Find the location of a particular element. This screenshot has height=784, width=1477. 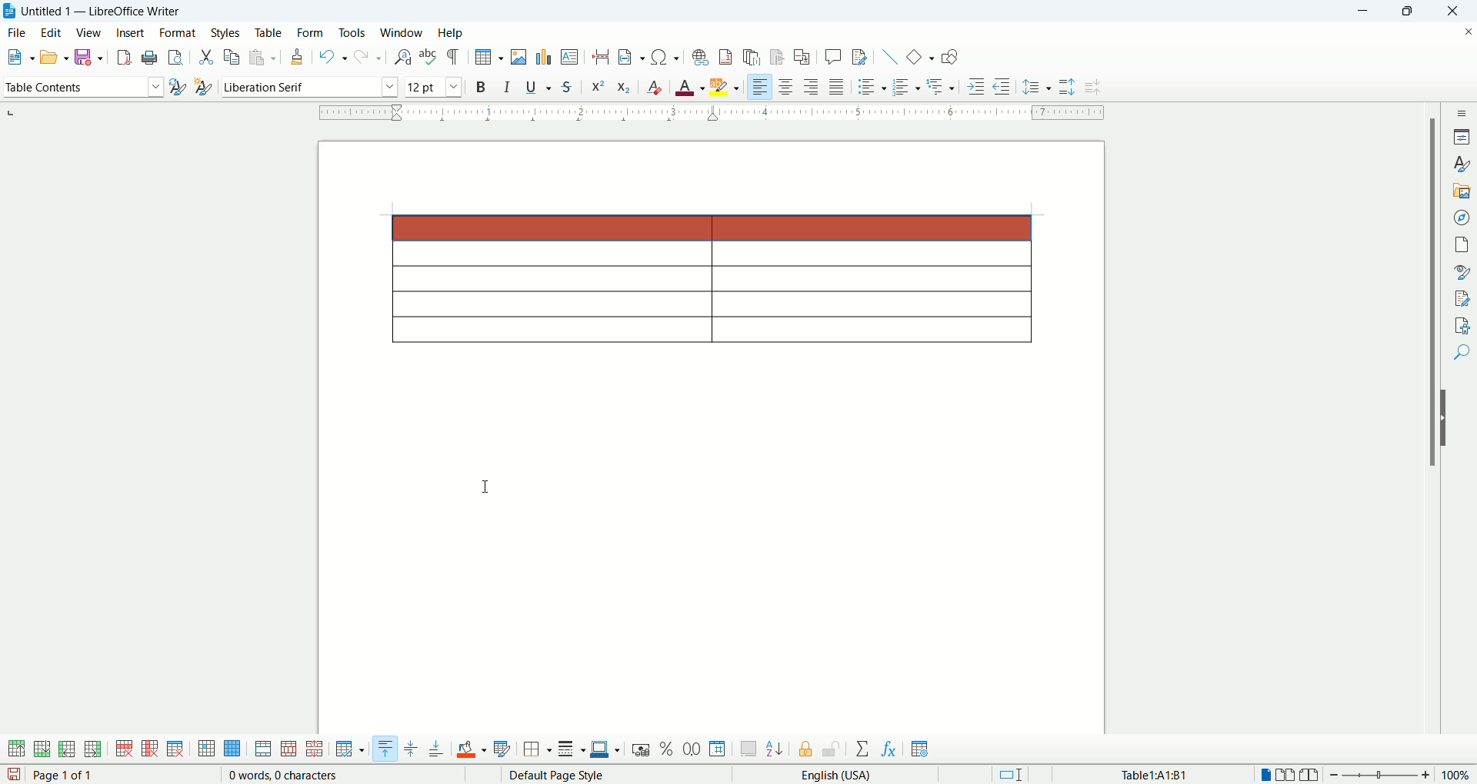

print is located at coordinates (150, 57).